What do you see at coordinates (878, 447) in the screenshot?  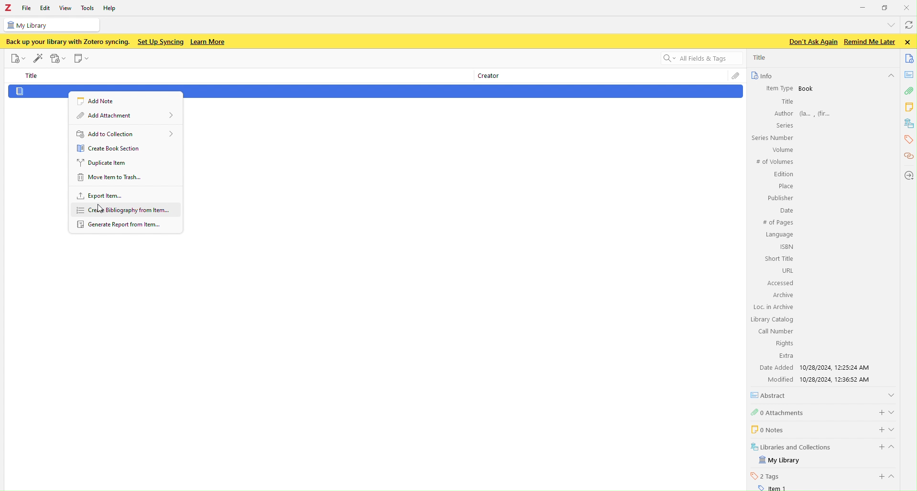 I see `add` at bounding box center [878, 447].